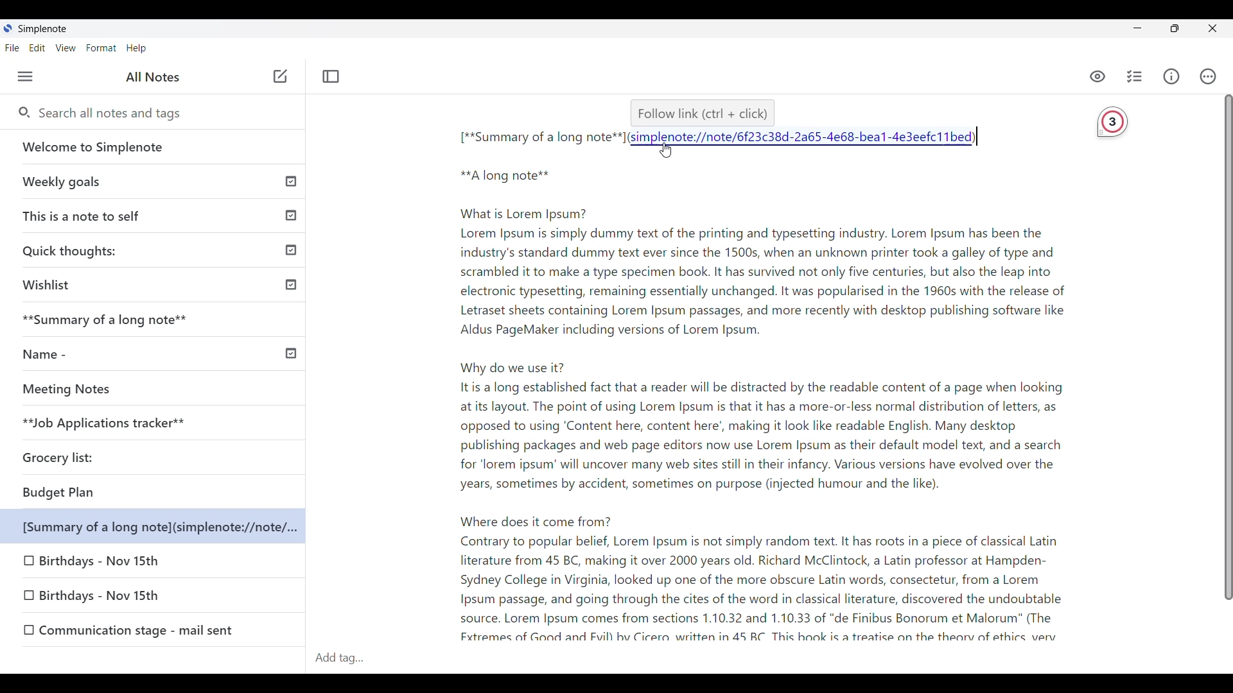 This screenshot has width=1233, height=693. I want to click on Name, so click(155, 352).